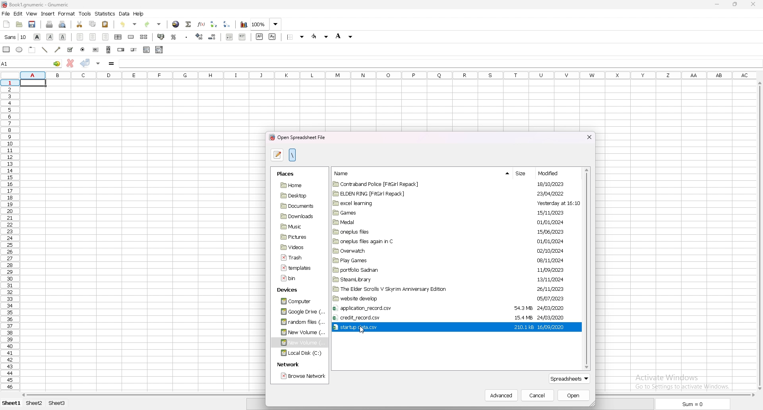 The image size is (763, 410). Describe the element at coordinates (550, 250) in the screenshot. I see `02/10/2024` at that location.